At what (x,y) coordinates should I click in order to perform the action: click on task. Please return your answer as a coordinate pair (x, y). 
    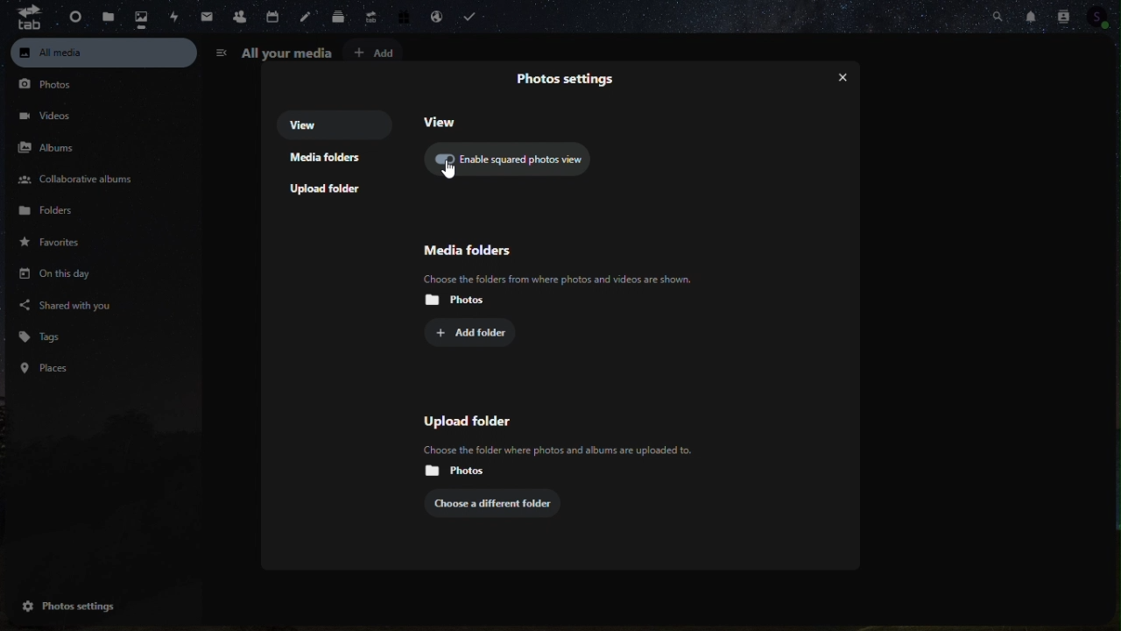
    Looking at the image, I should click on (476, 15).